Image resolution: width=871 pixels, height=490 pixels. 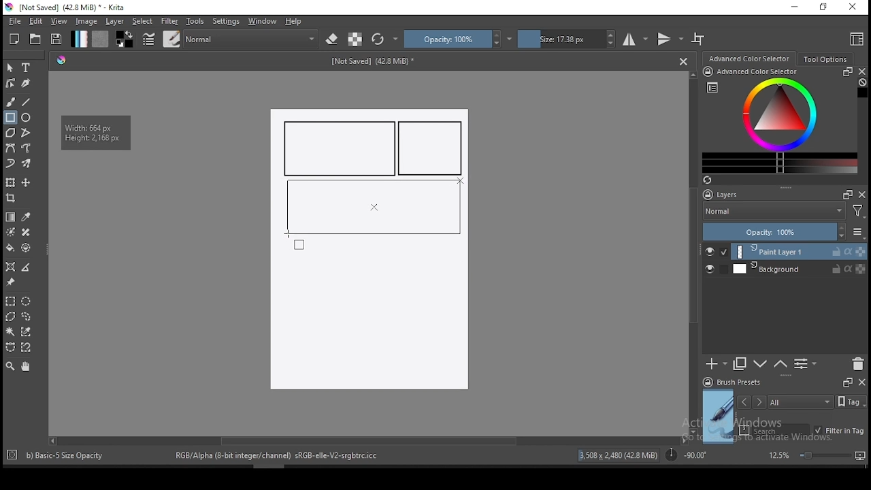 What do you see at coordinates (719, 416) in the screenshot?
I see `preview` at bounding box center [719, 416].